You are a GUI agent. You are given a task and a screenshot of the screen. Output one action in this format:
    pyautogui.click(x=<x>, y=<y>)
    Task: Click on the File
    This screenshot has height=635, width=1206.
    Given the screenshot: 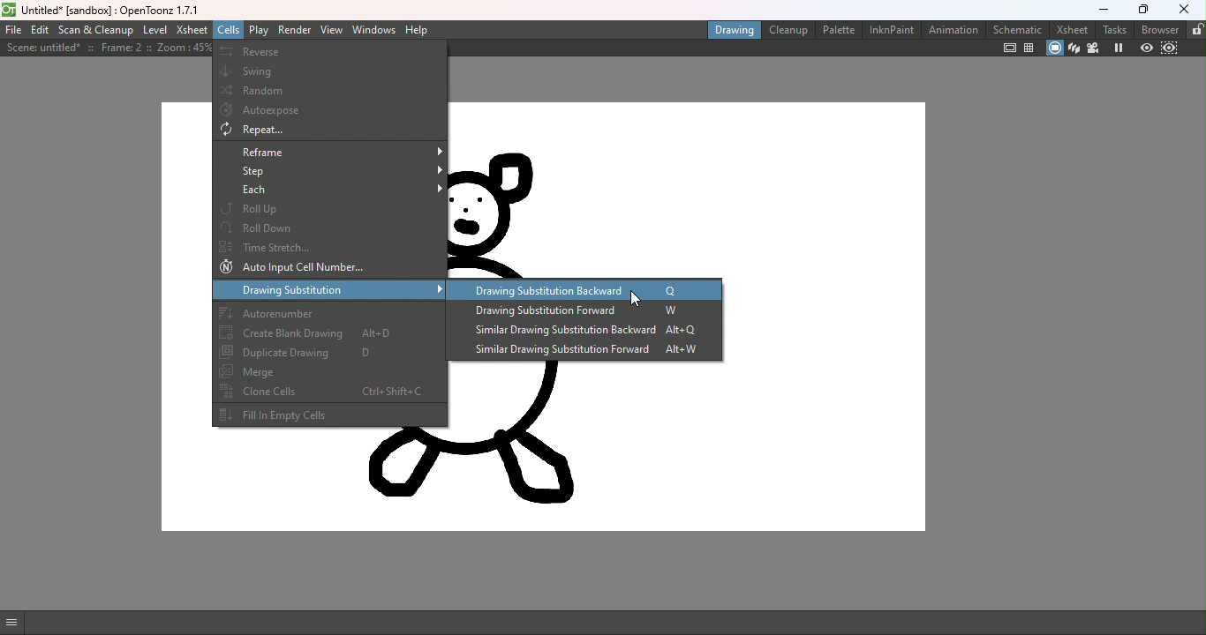 What is the action you would take?
    pyautogui.click(x=11, y=30)
    